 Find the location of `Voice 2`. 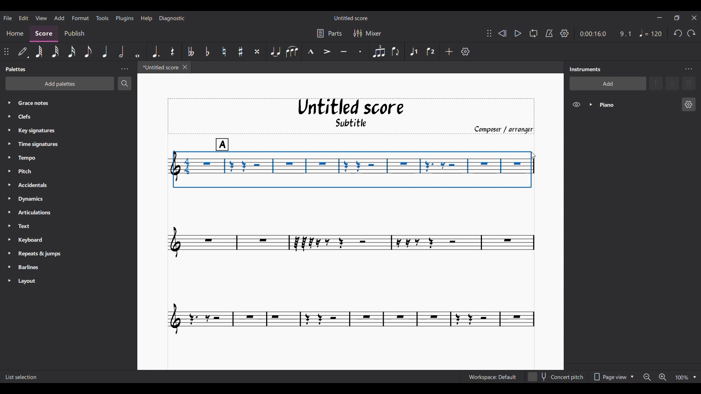

Voice 2 is located at coordinates (430, 52).